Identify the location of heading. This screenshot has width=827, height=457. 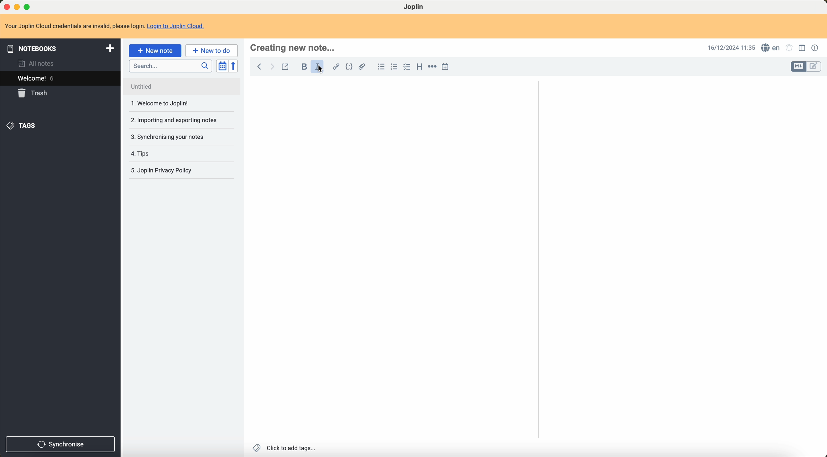
(418, 67).